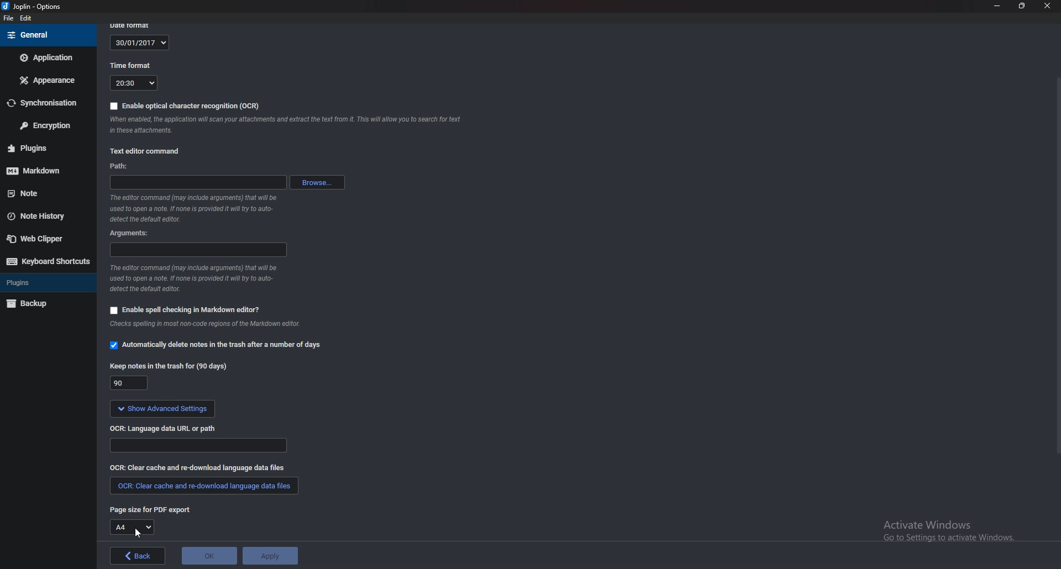 The image size is (1061, 569). Describe the element at coordinates (205, 324) in the screenshot. I see `Info on spell check` at that location.